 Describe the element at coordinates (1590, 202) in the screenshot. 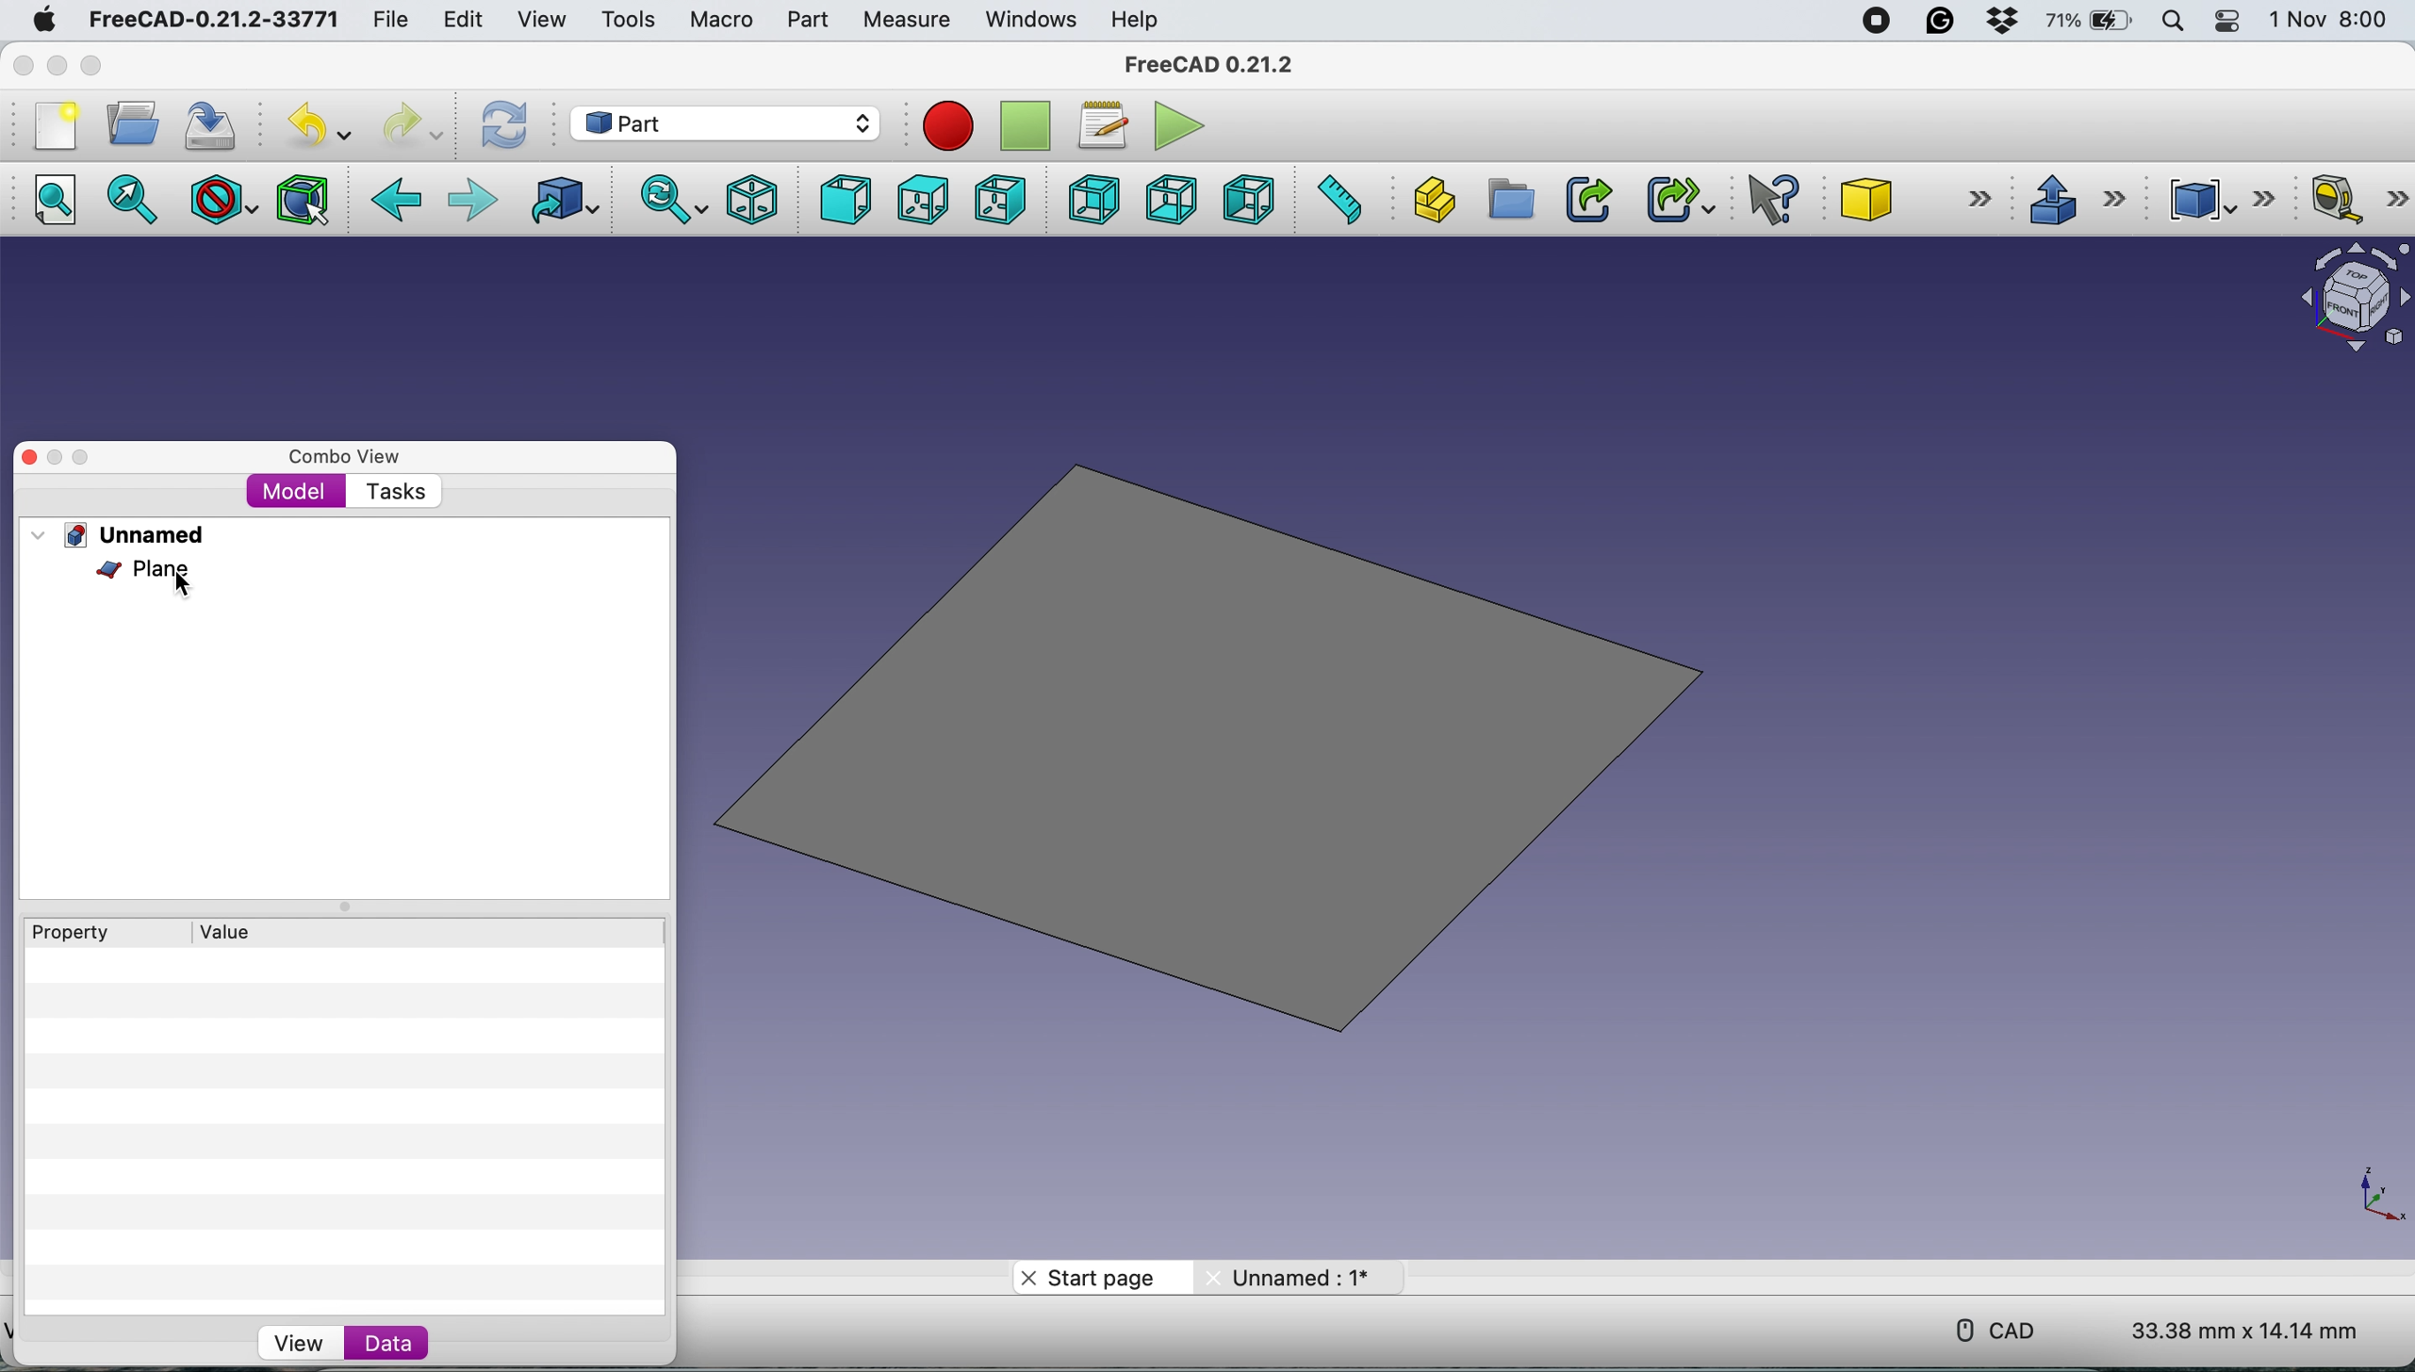

I see `make link` at that location.